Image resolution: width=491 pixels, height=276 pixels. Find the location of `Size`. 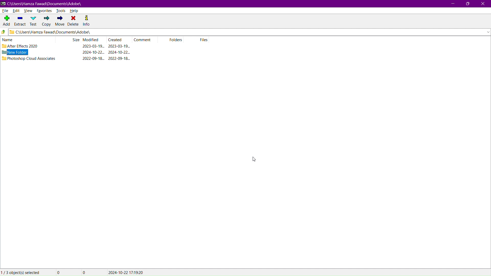

Size is located at coordinates (76, 40).